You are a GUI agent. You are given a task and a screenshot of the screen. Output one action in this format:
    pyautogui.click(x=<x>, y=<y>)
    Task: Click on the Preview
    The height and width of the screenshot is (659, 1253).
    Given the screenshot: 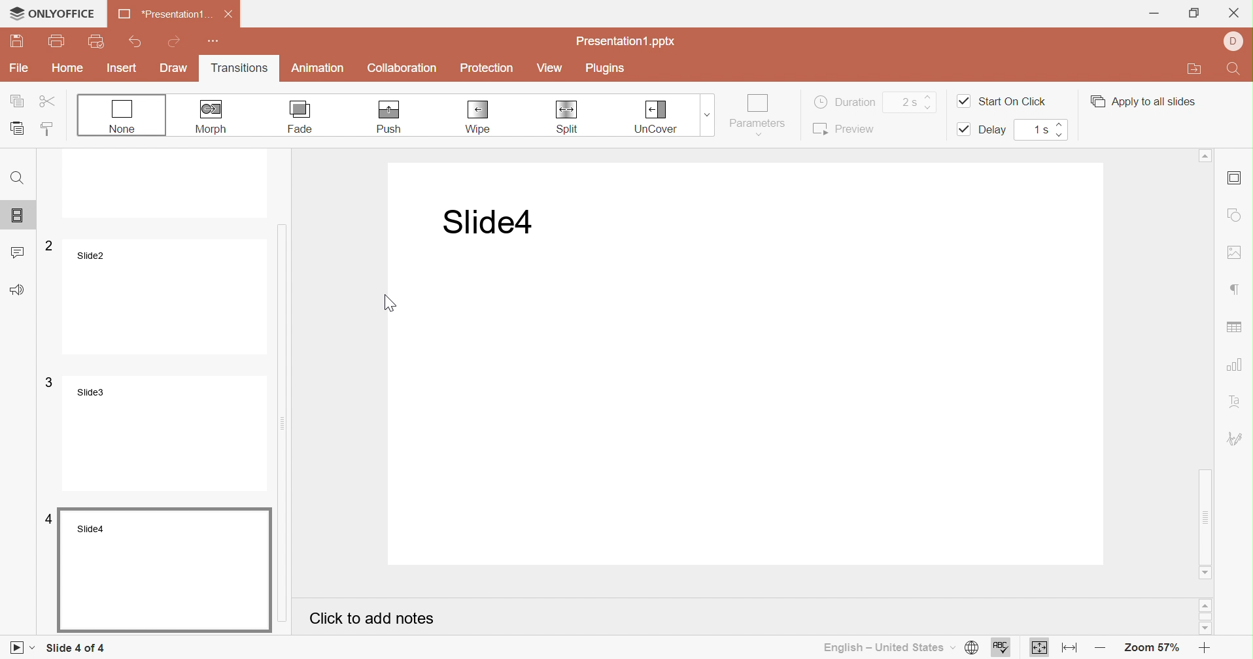 What is the action you would take?
    pyautogui.click(x=845, y=127)
    